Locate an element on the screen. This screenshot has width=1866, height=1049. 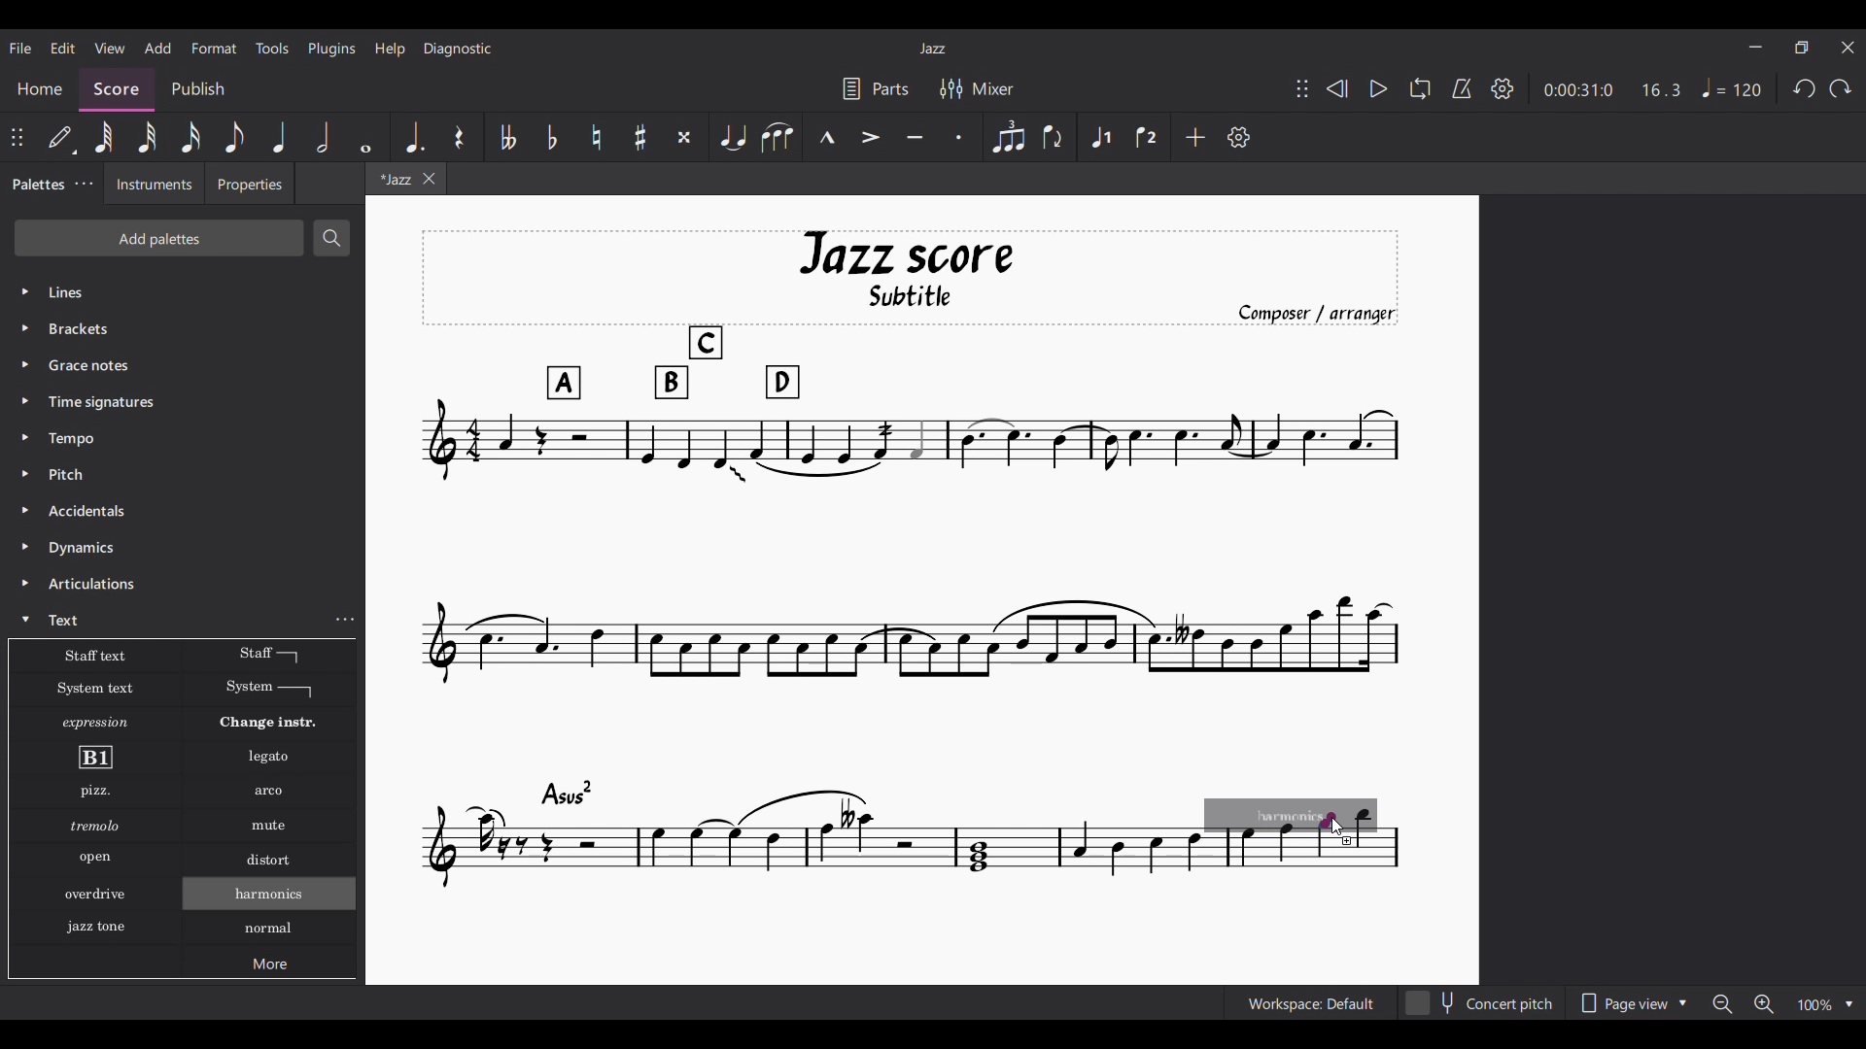
Mixer settings is located at coordinates (976, 87).